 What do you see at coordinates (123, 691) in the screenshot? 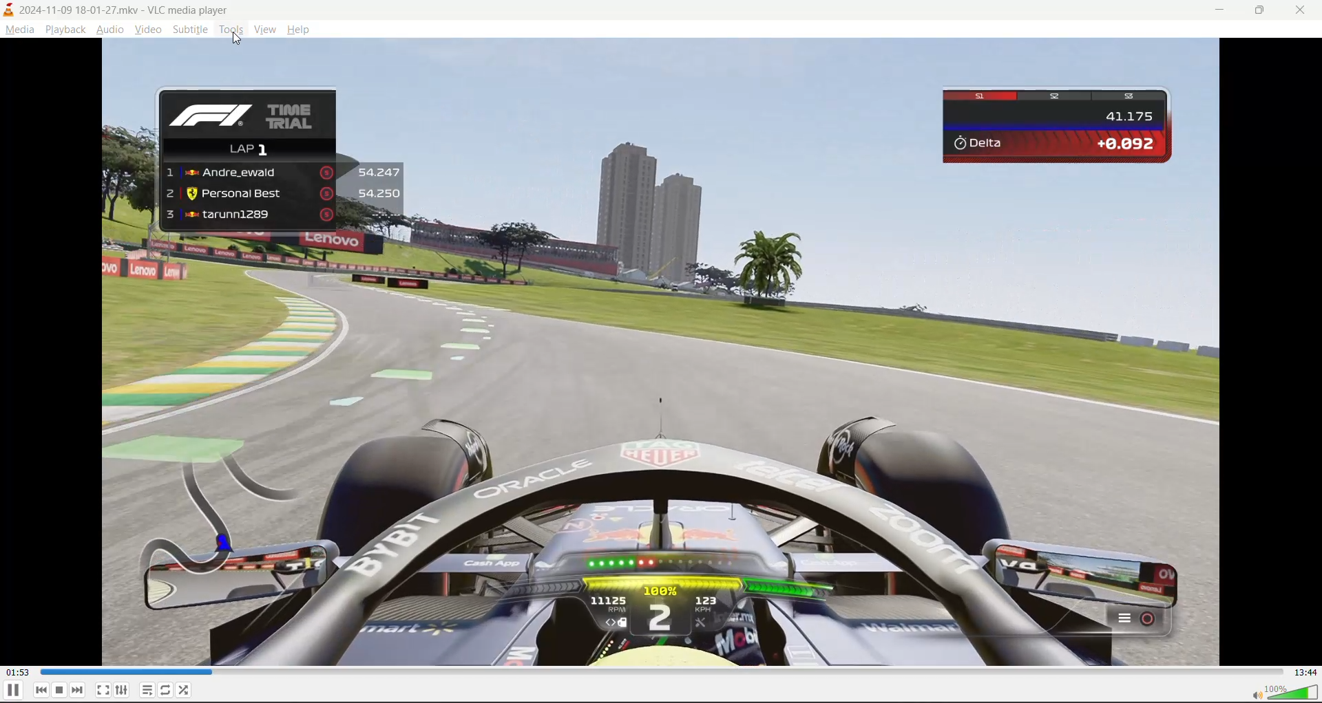
I see `settings` at bounding box center [123, 691].